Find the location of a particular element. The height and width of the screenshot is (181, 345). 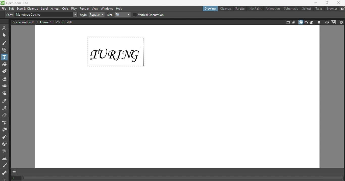

Animation is located at coordinates (273, 9).